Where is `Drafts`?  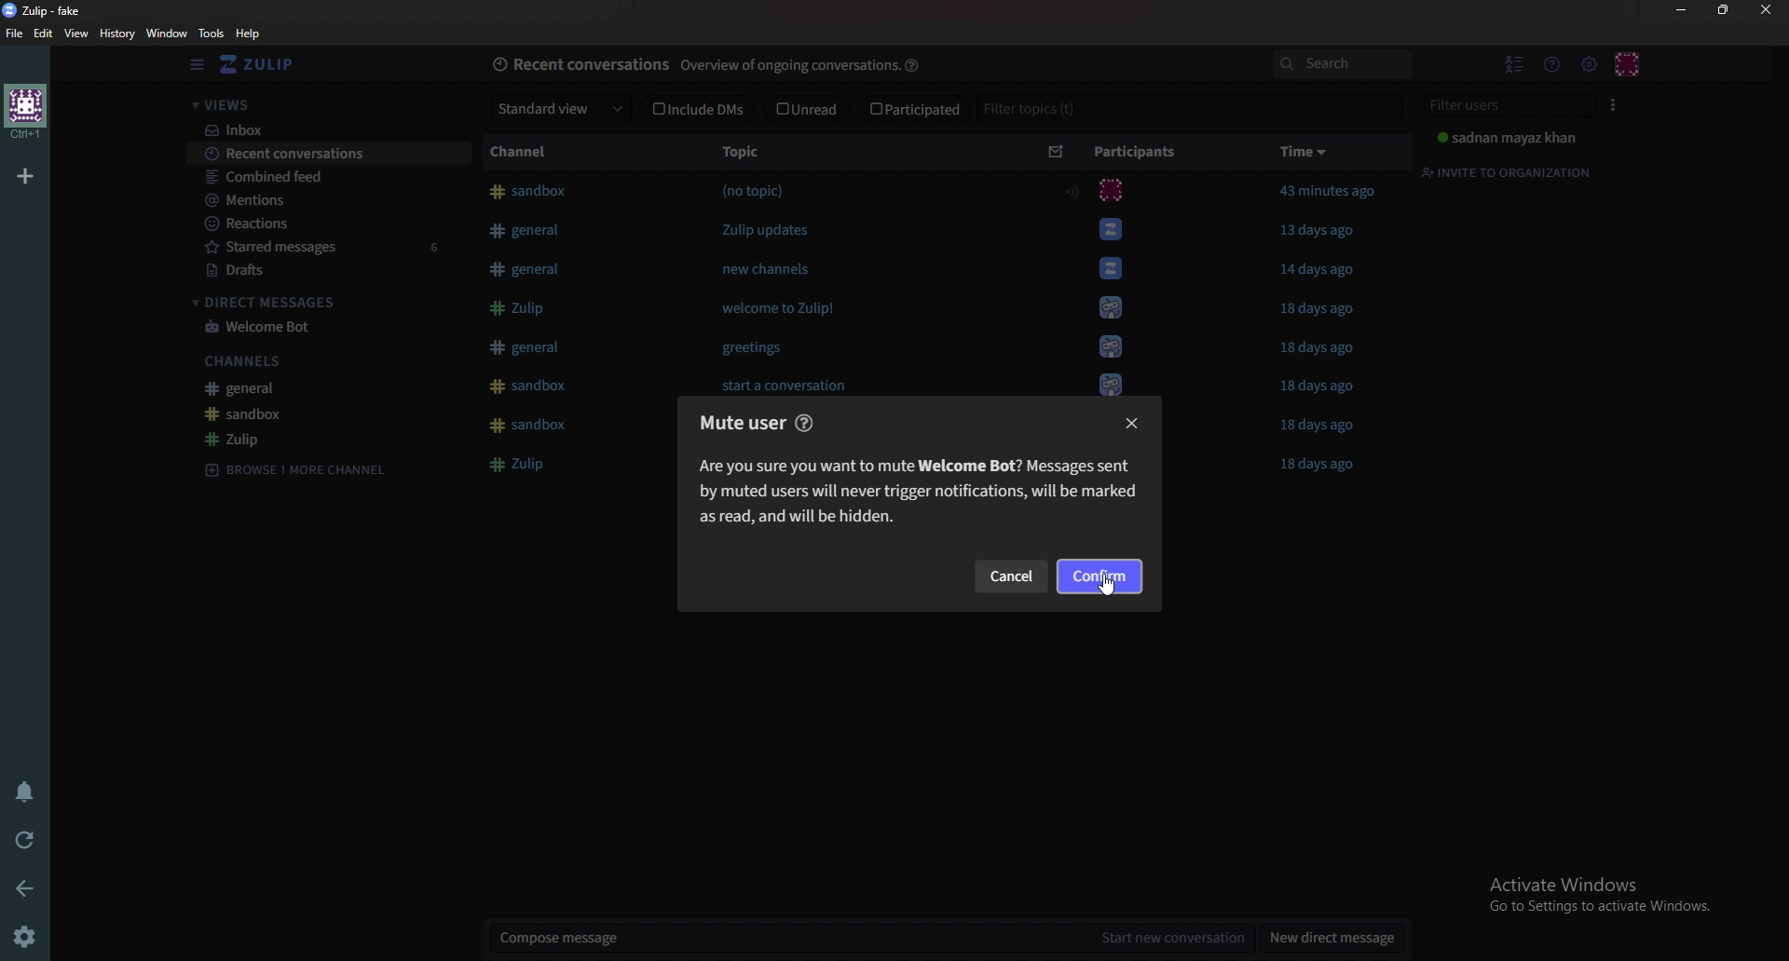 Drafts is located at coordinates (328, 270).